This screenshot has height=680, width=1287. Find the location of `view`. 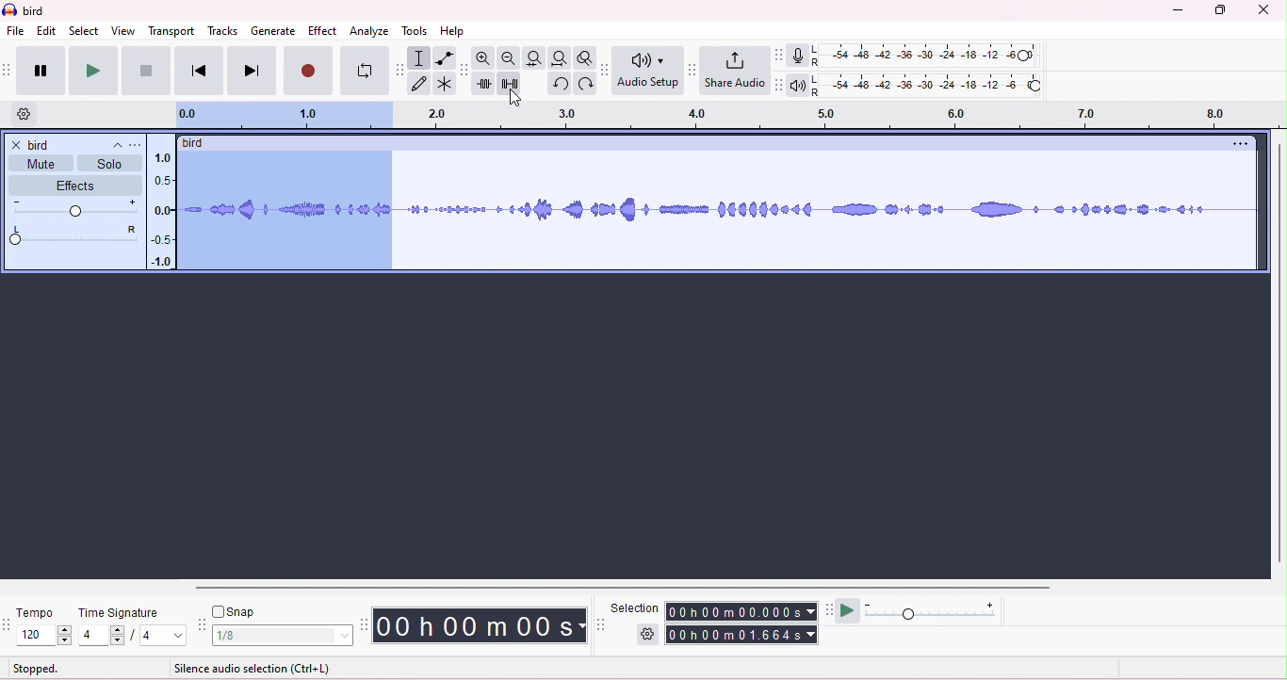

view is located at coordinates (122, 31).